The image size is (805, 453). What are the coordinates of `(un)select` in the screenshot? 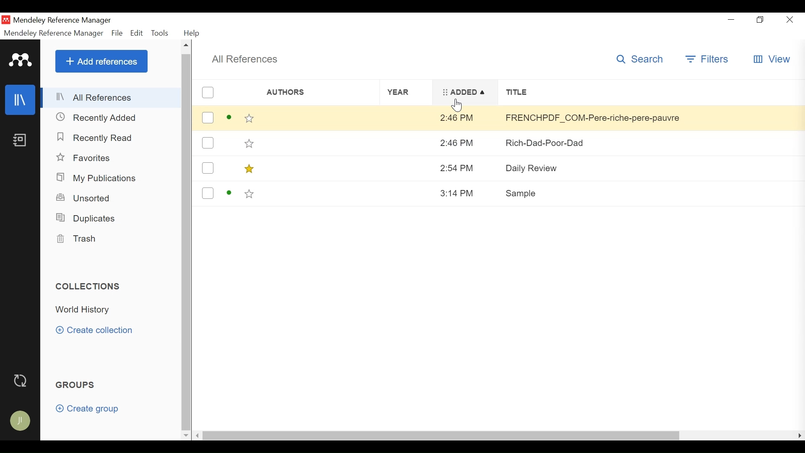 It's located at (207, 167).